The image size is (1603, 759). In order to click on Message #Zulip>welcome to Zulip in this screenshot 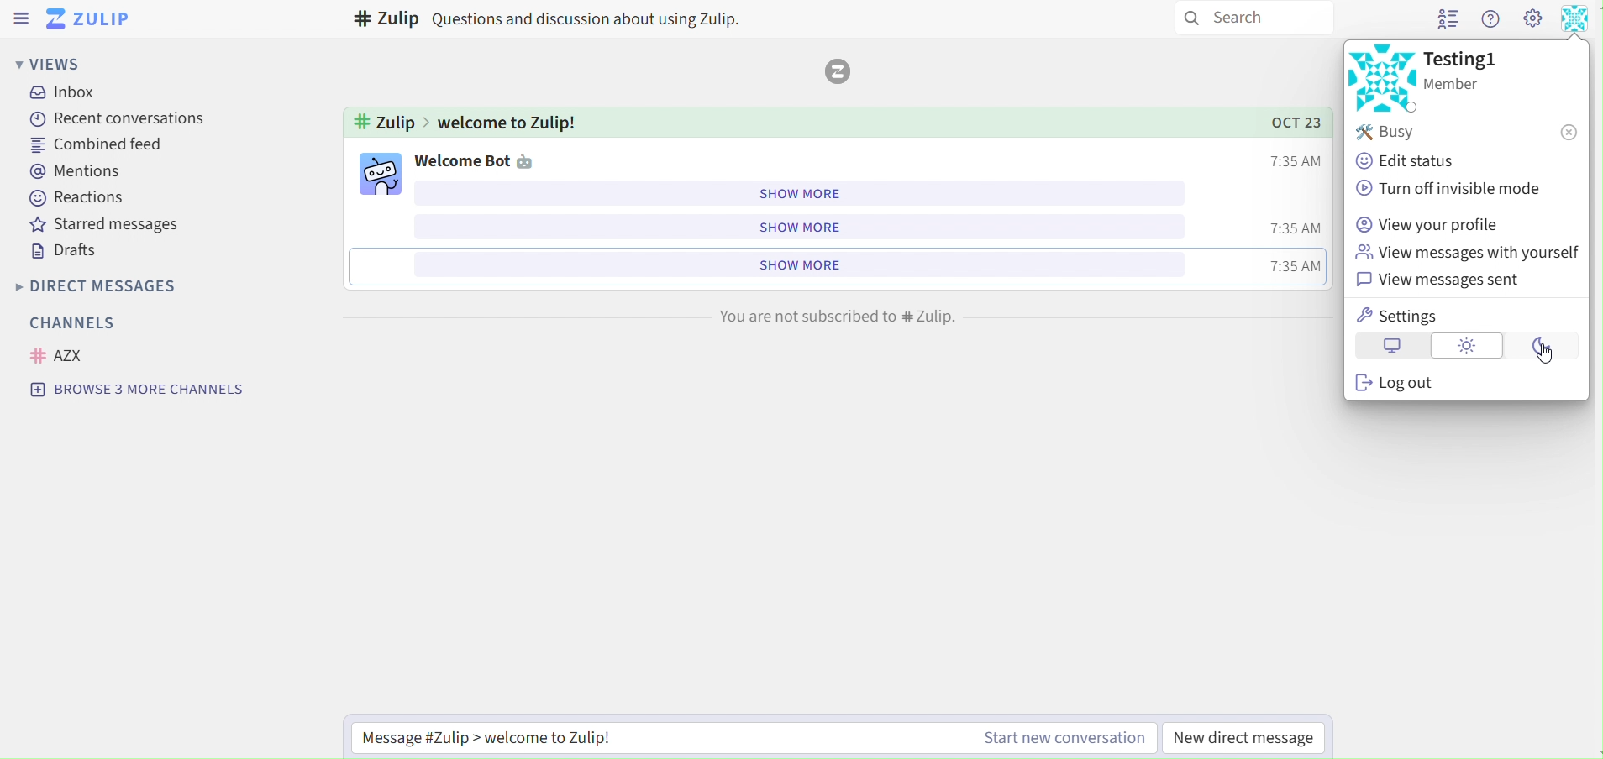, I will do `click(548, 738)`.